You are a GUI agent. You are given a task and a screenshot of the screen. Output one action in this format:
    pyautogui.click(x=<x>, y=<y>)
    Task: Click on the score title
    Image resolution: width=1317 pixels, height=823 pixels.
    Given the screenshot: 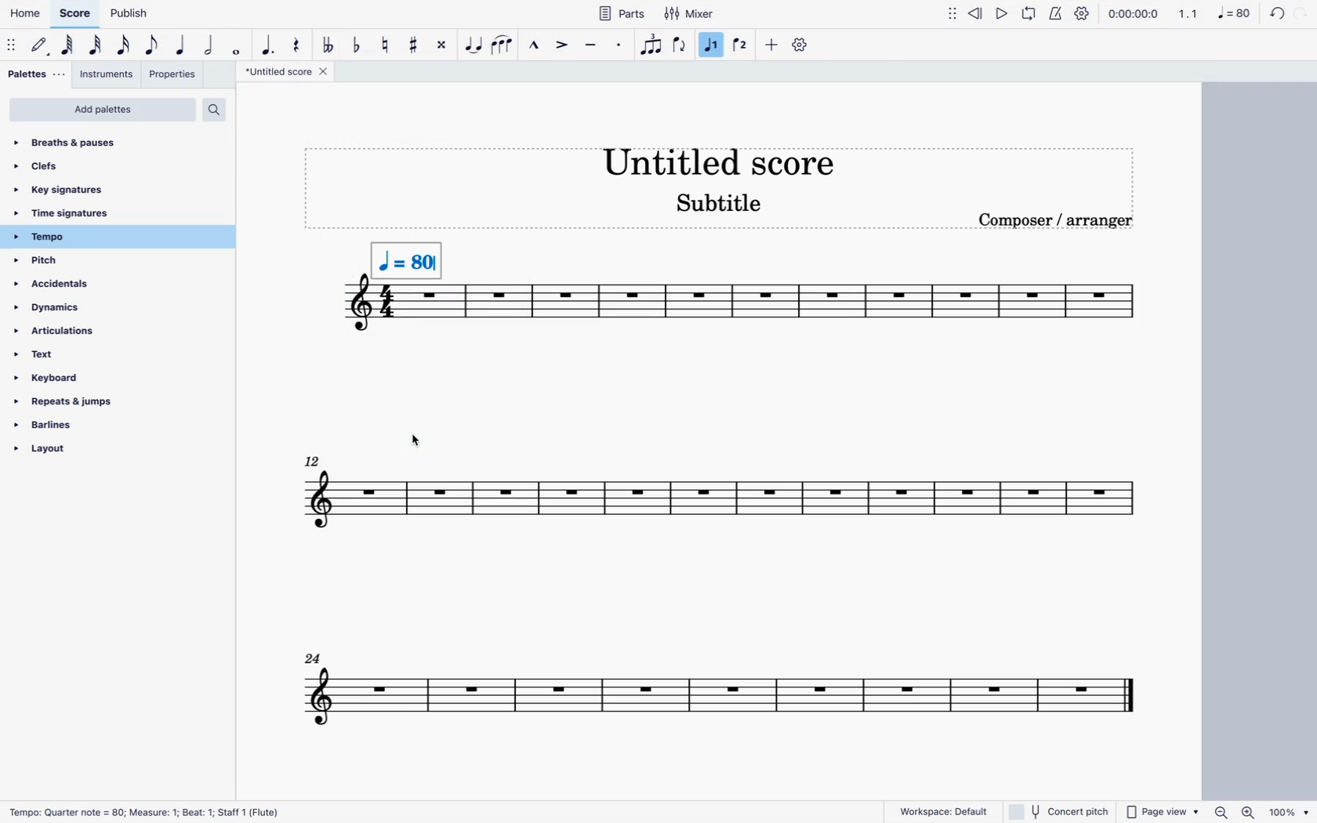 What is the action you would take?
    pyautogui.click(x=286, y=74)
    